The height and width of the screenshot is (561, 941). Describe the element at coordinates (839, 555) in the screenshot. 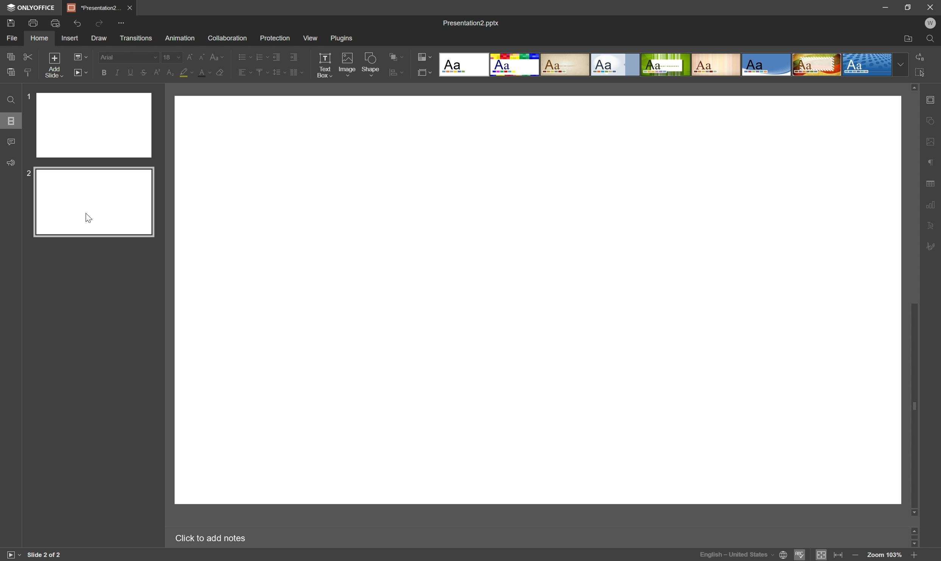

I see `Fit to width` at that location.